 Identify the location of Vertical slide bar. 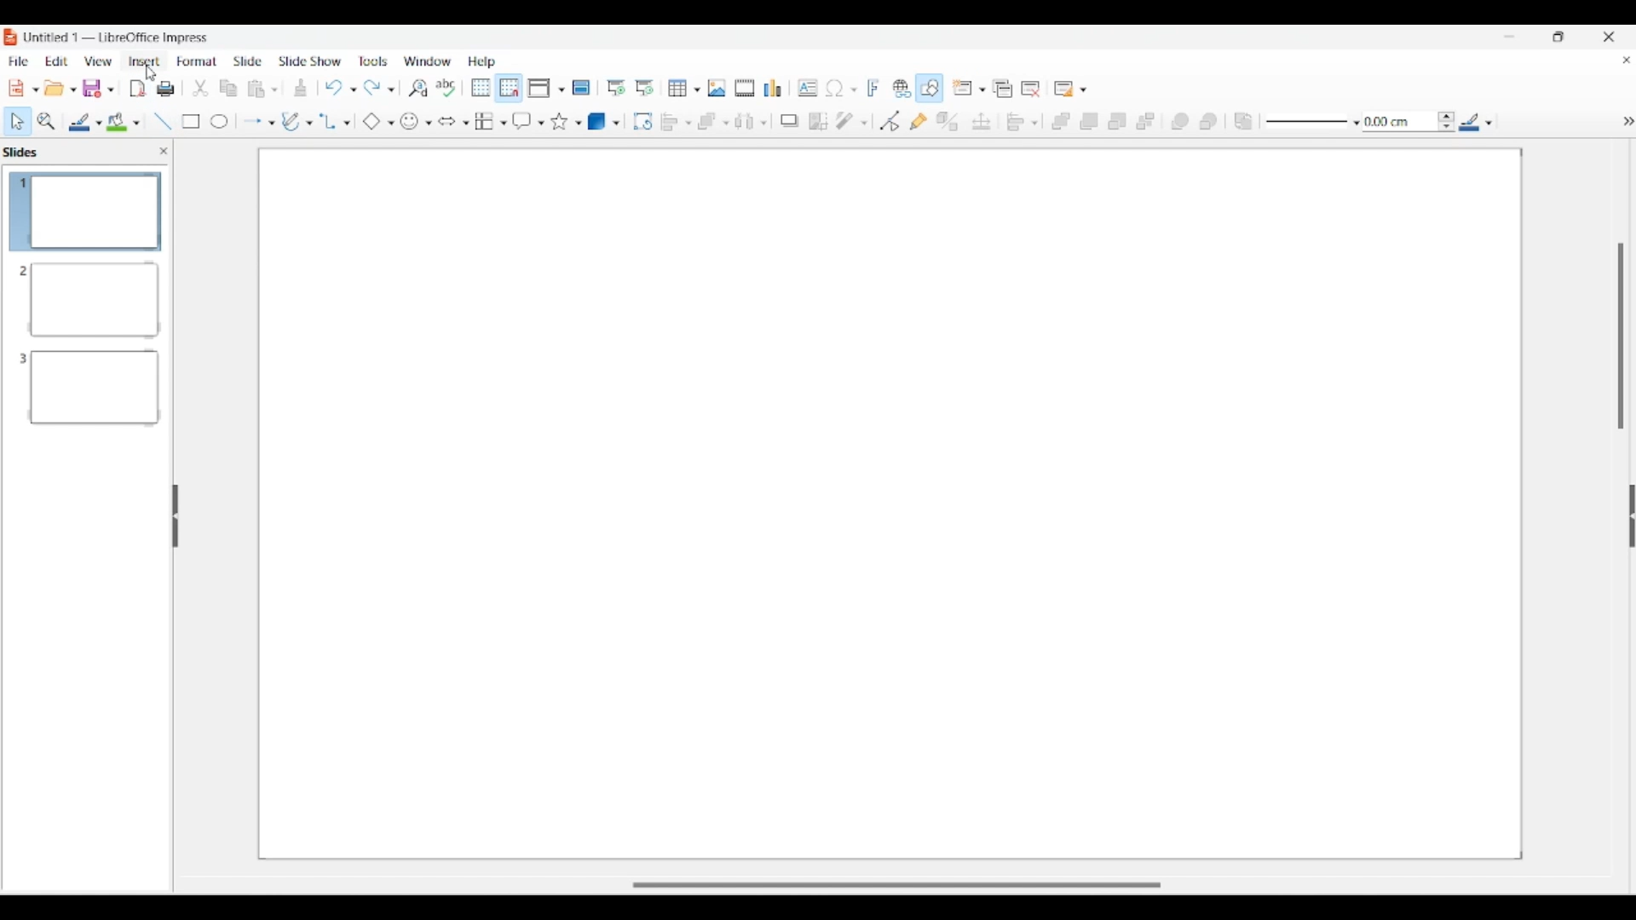
(1621, 336).